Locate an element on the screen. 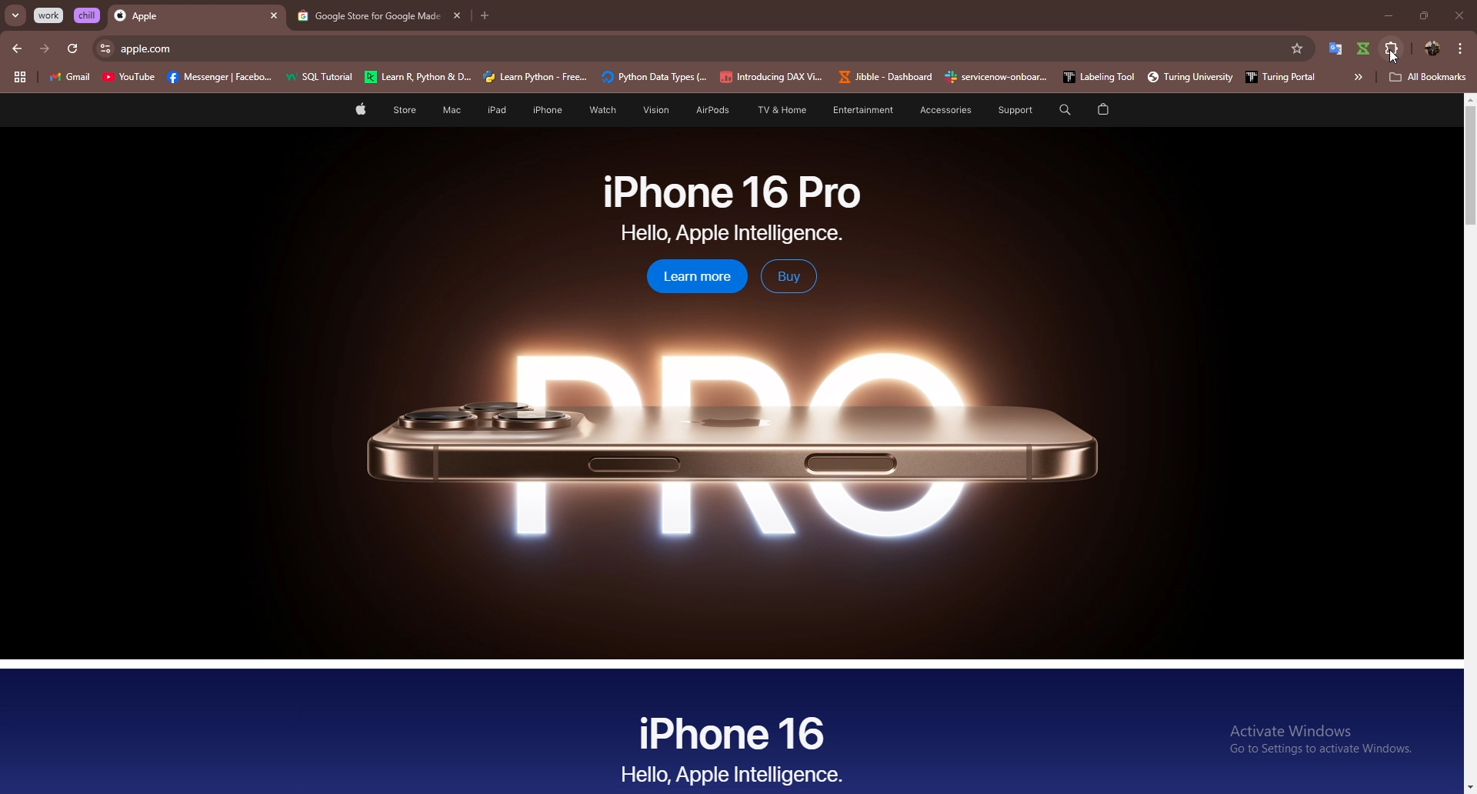  all bookmarks is located at coordinates (1429, 78).